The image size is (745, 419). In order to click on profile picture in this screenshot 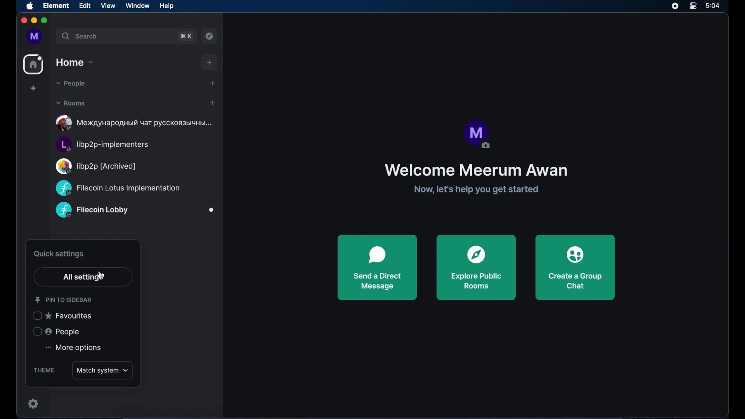, I will do `click(476, 135)`.